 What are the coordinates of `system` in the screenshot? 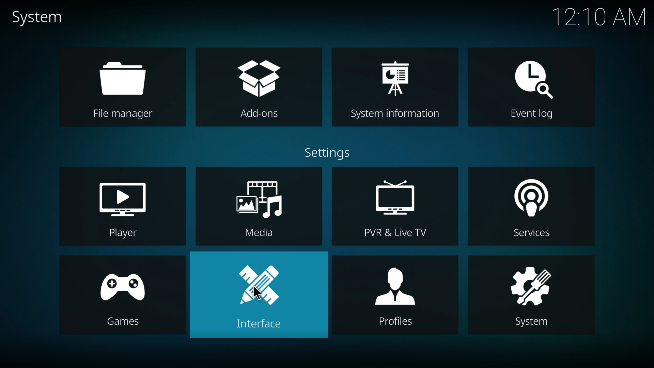 It's located at (533, 297).